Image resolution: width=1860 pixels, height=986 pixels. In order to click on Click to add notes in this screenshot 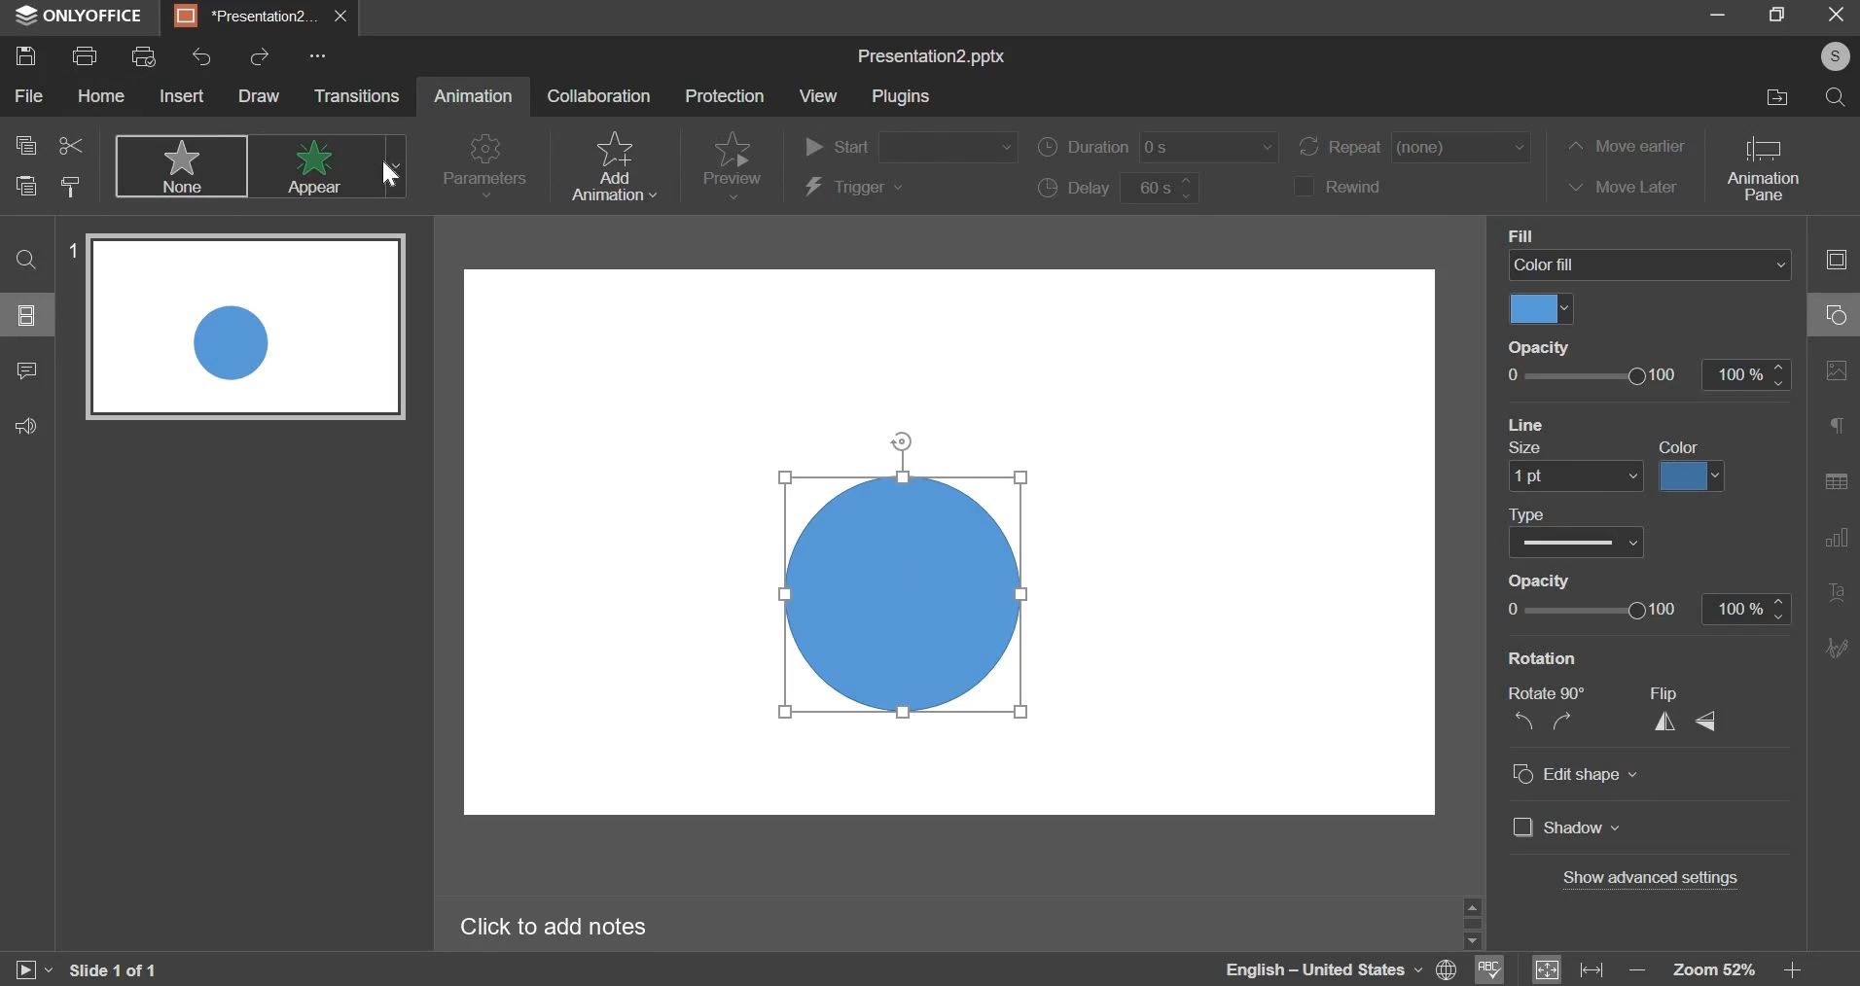, I will do `click(593, 927)`.